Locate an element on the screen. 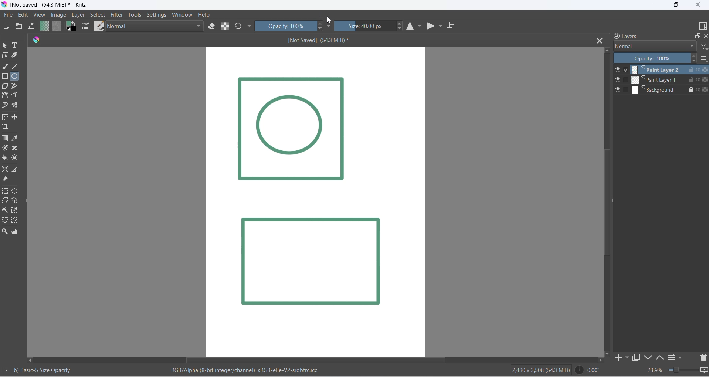  minimize is located at coordinates (654, 6).